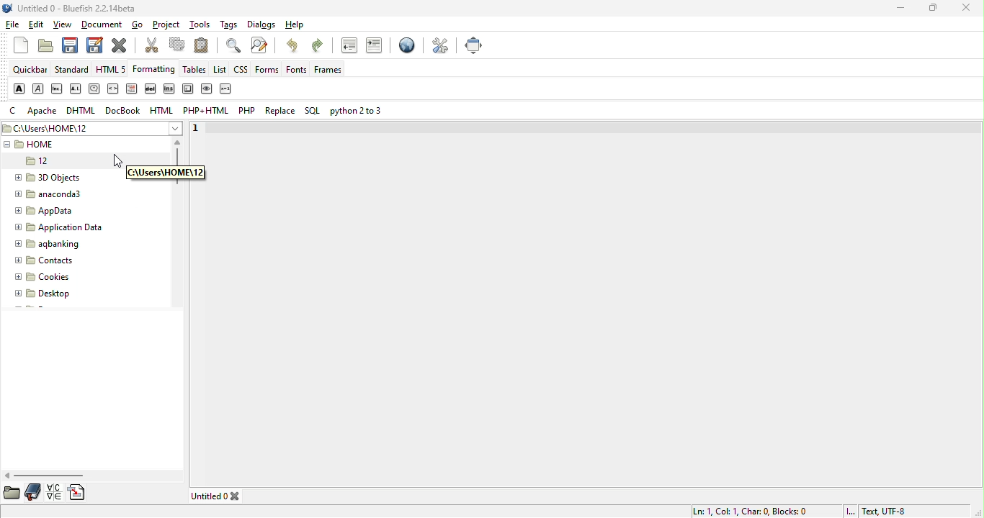  I want to click on appdata, so click(48, 212).